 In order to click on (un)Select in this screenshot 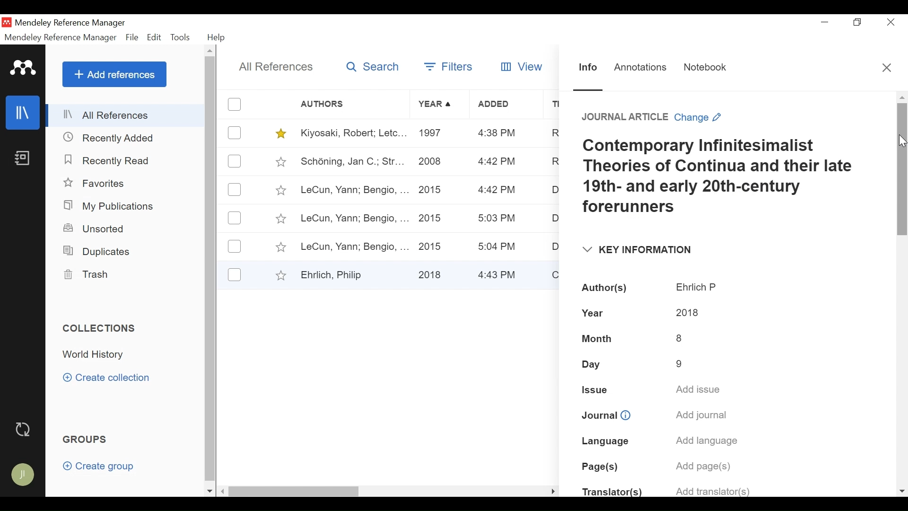, I will do `click(235, 162)`.